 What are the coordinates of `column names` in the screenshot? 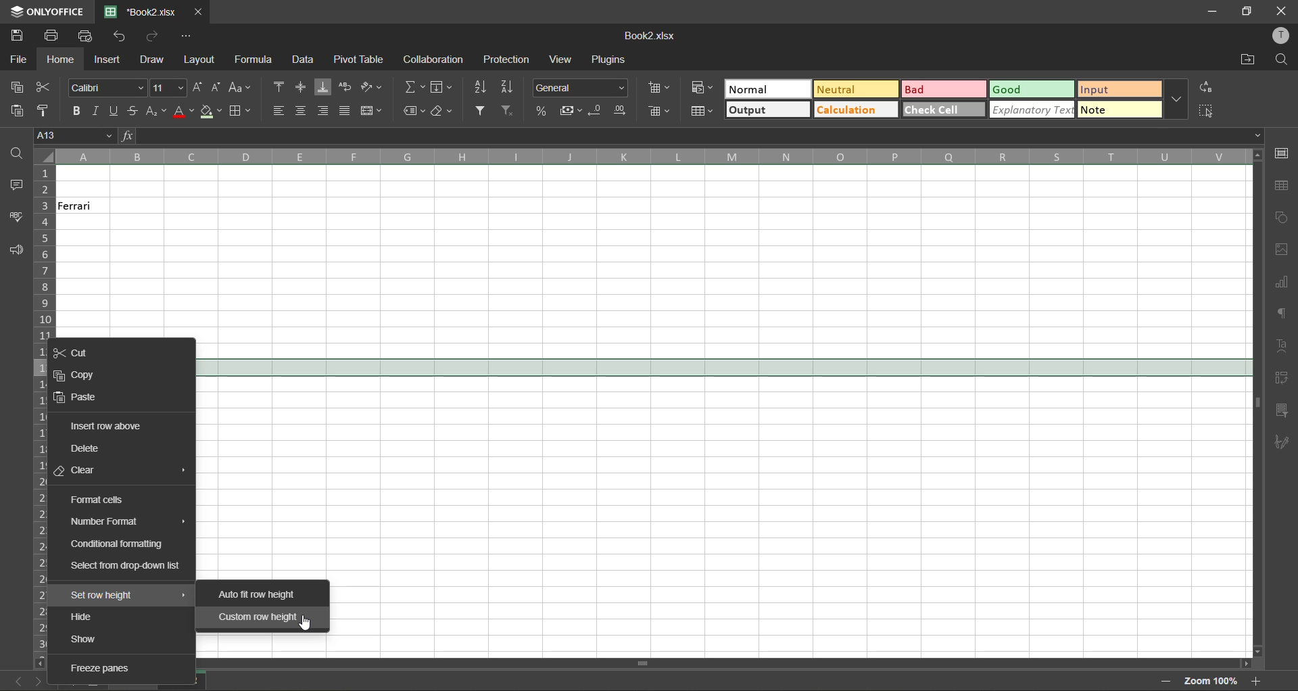 It's located at (649, 157).